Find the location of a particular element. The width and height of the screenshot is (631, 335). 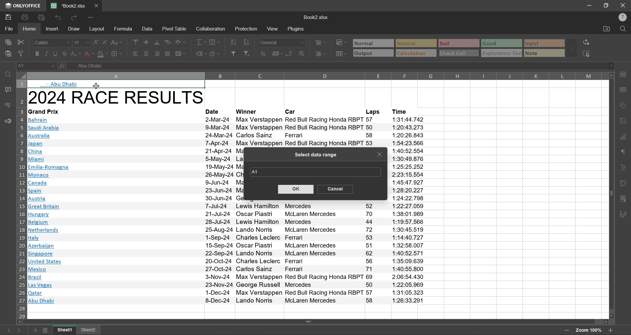

row numbers is located at coordinates (21, 199).